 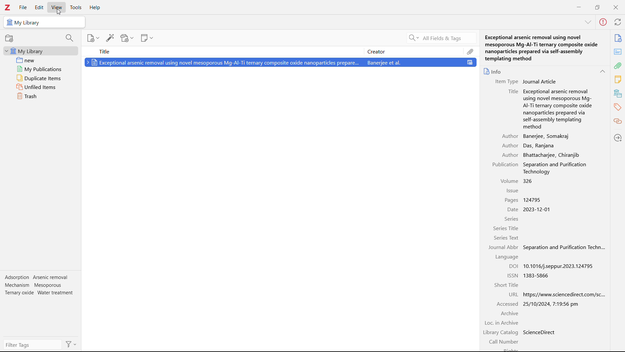 I want to click on All Fields & Tags, so click(x=433, y=38).